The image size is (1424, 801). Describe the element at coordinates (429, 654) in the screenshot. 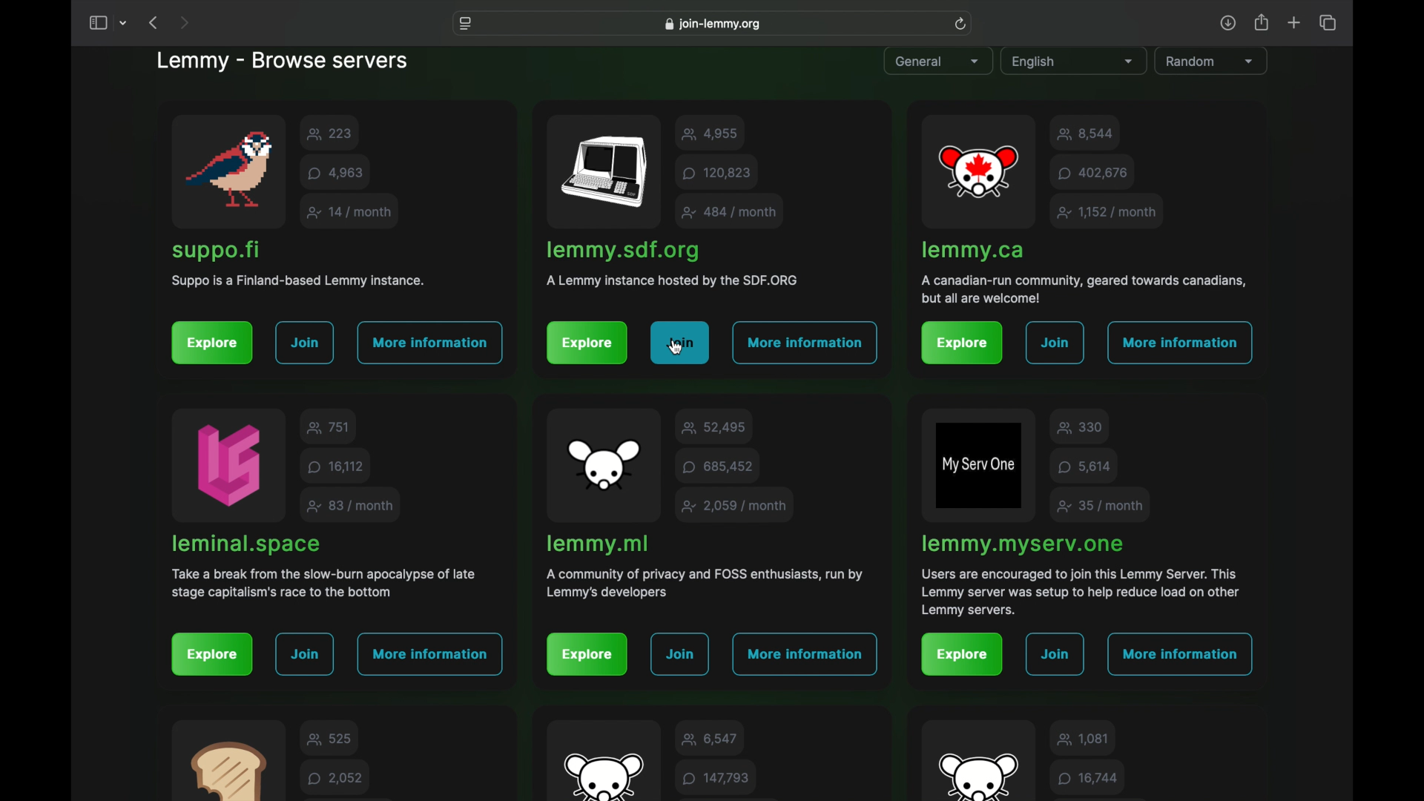

I see `more information` at that location.